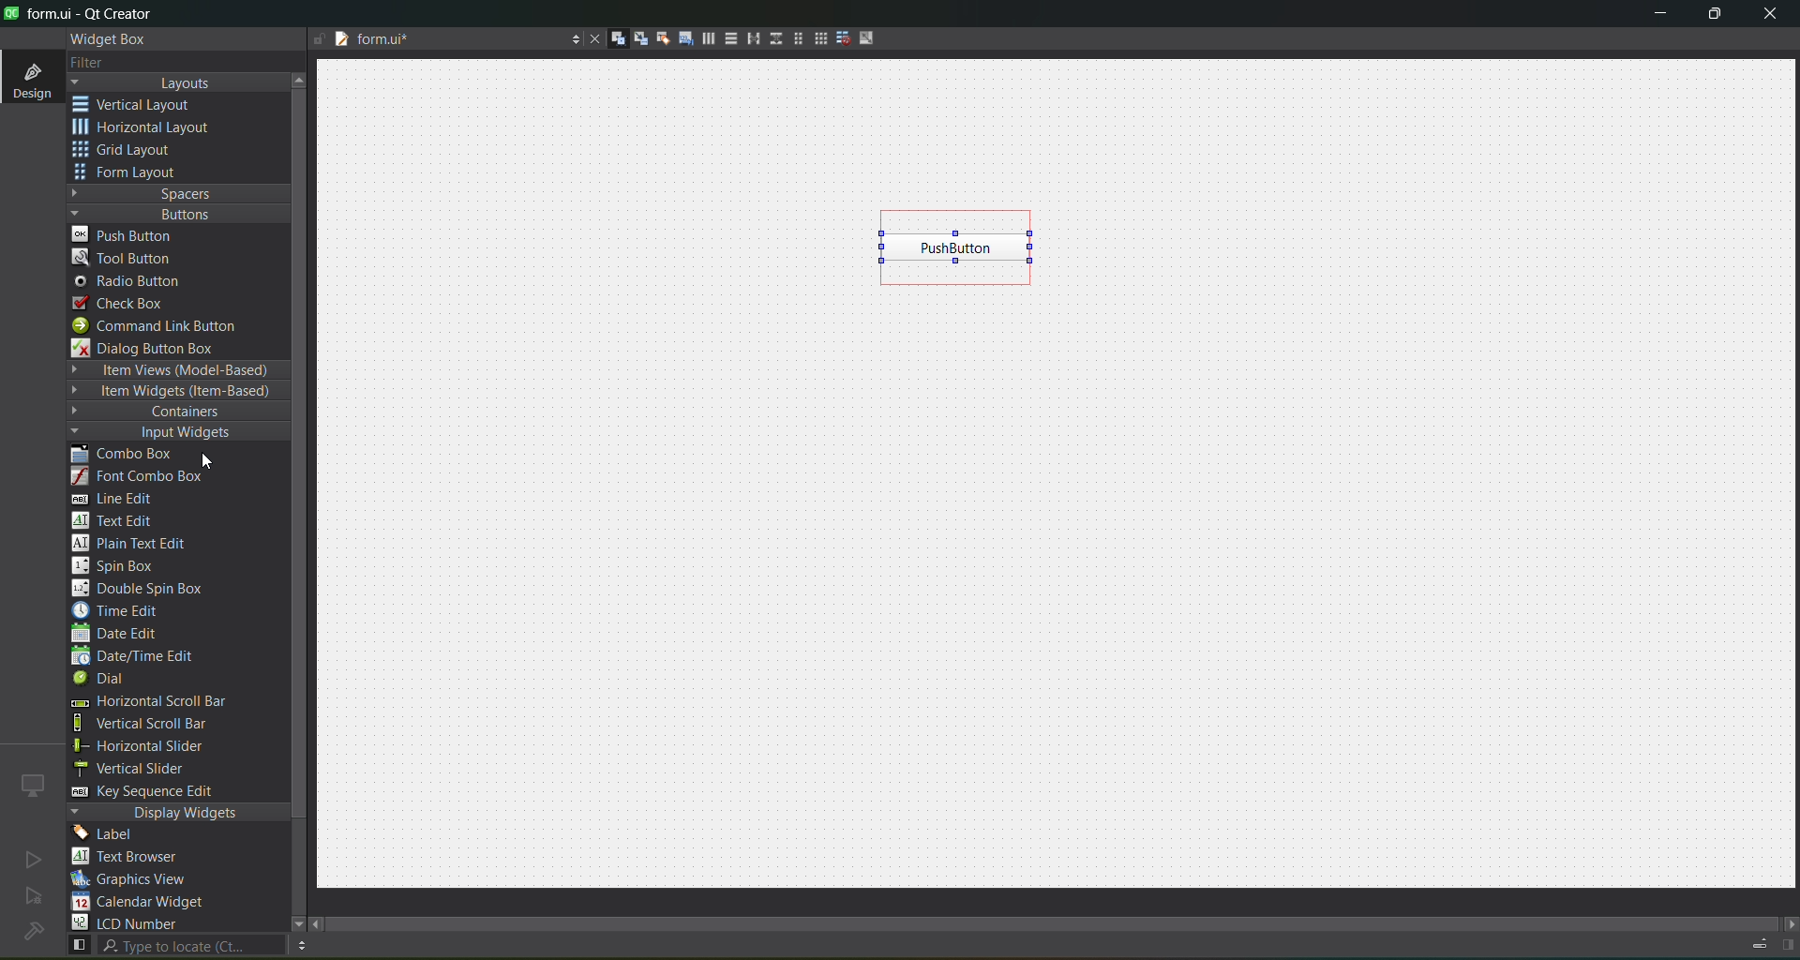 This screenshot has width=1800, height=960. Describe the element at coordinates (748, 39) in the screenshot. I see `horizontal splitter` at that location.